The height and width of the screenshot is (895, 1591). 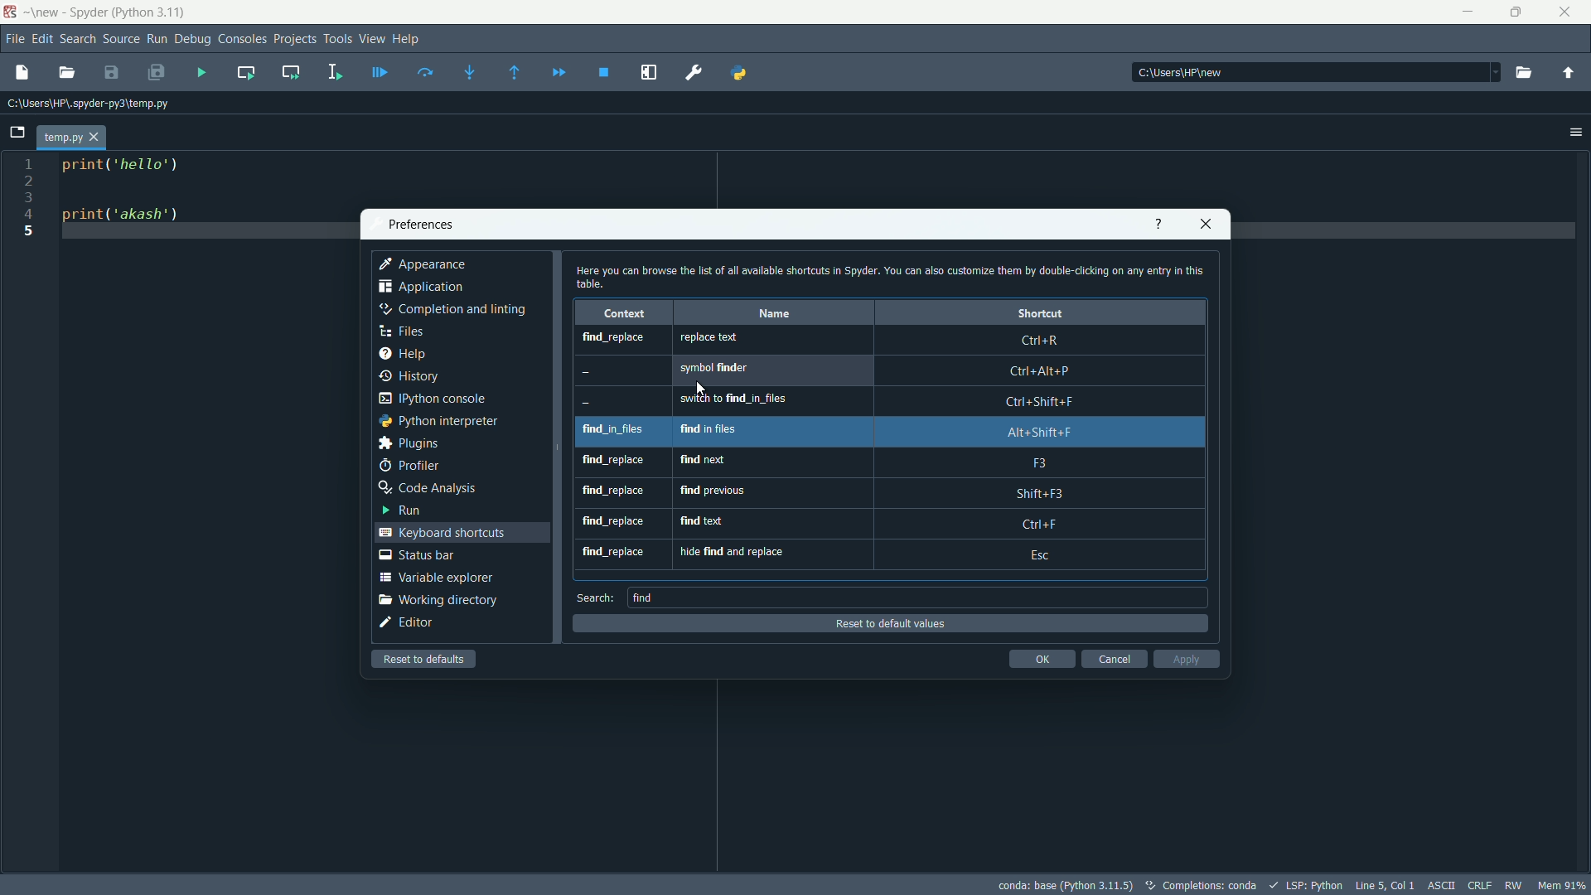 What do you see at coordinates (14, 36) in the screenshot?
I see `file menu` at bounding box center [14, 36].